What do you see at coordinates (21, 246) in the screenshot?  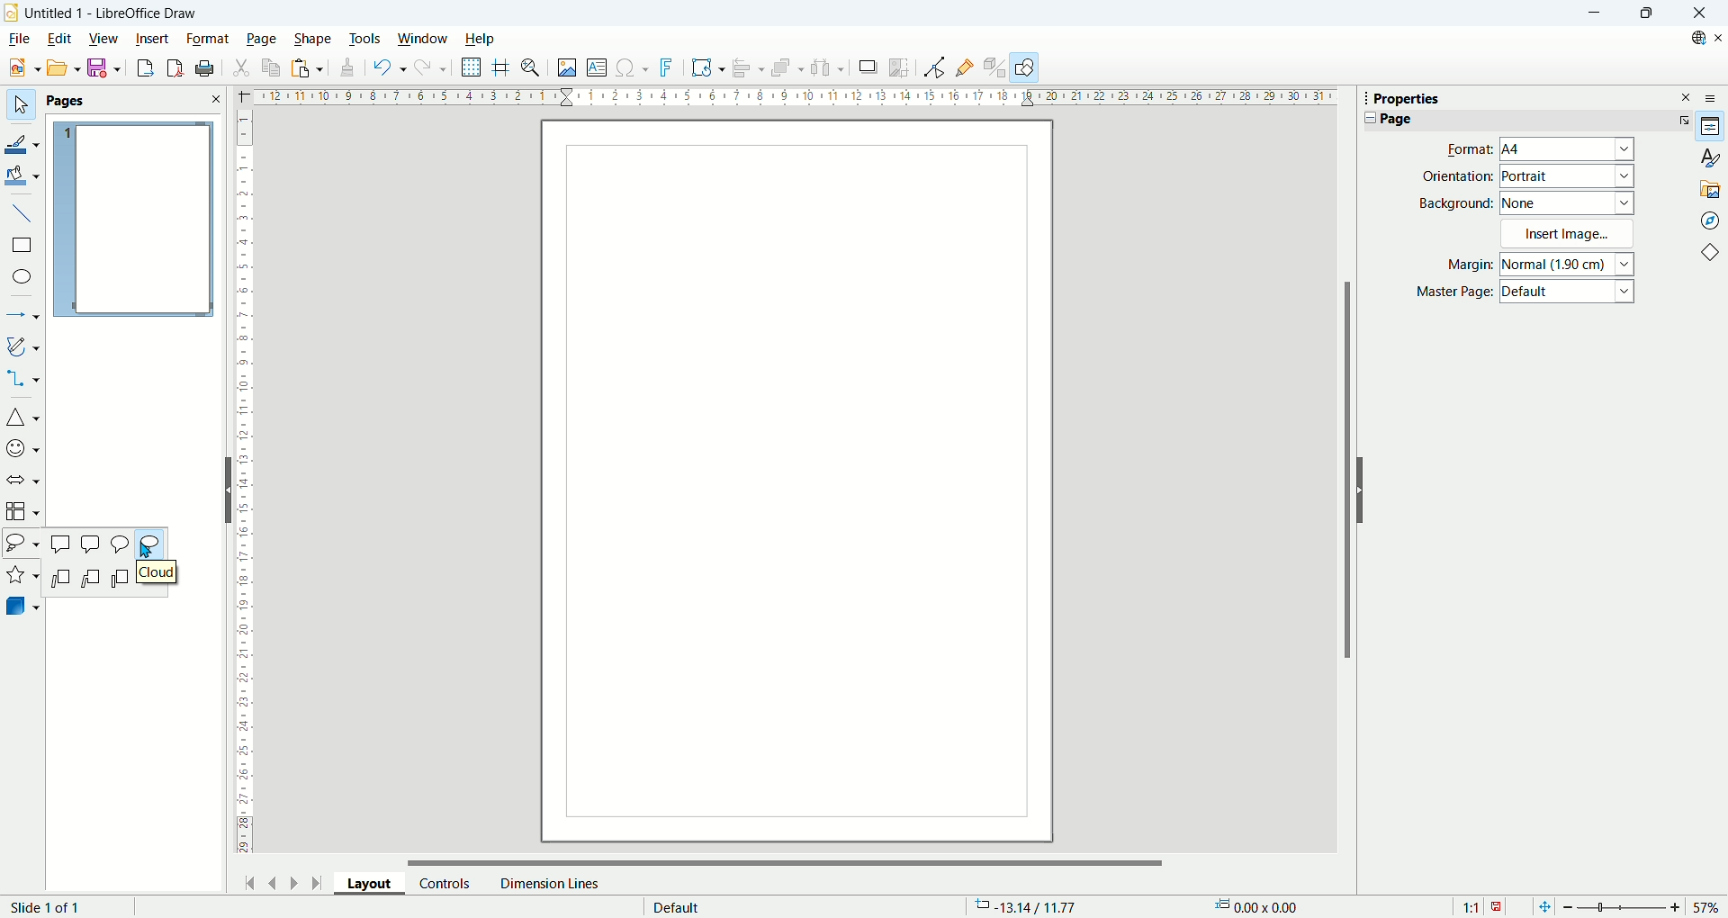 I see `rectangle` at bounding box center [21, 246].